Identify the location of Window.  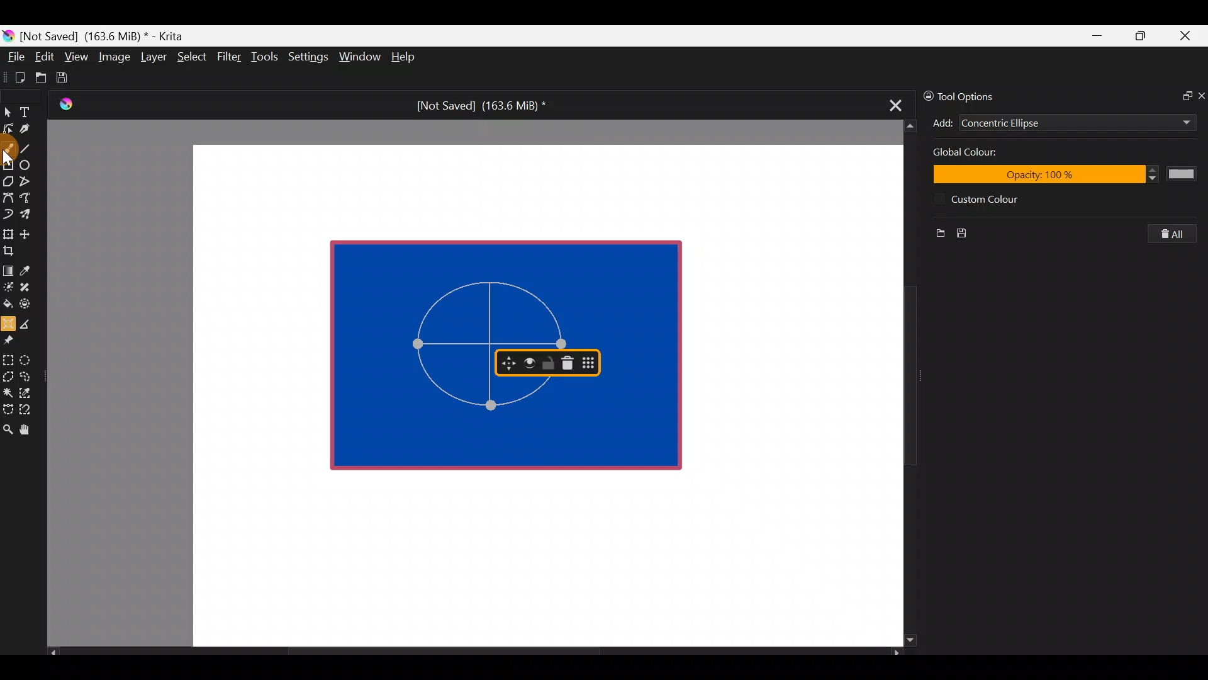
(359, 58).